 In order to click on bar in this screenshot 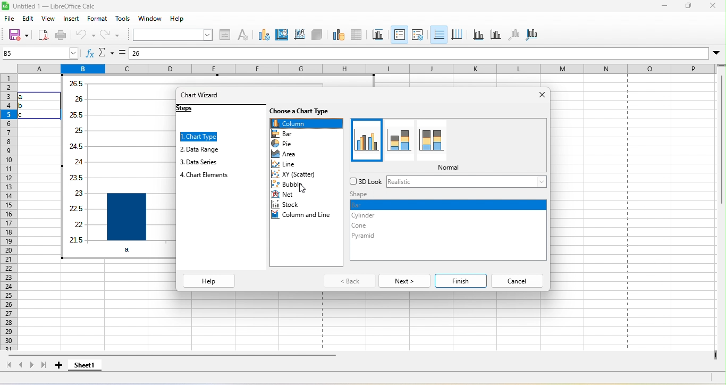, I will do `click(289, 133)`.